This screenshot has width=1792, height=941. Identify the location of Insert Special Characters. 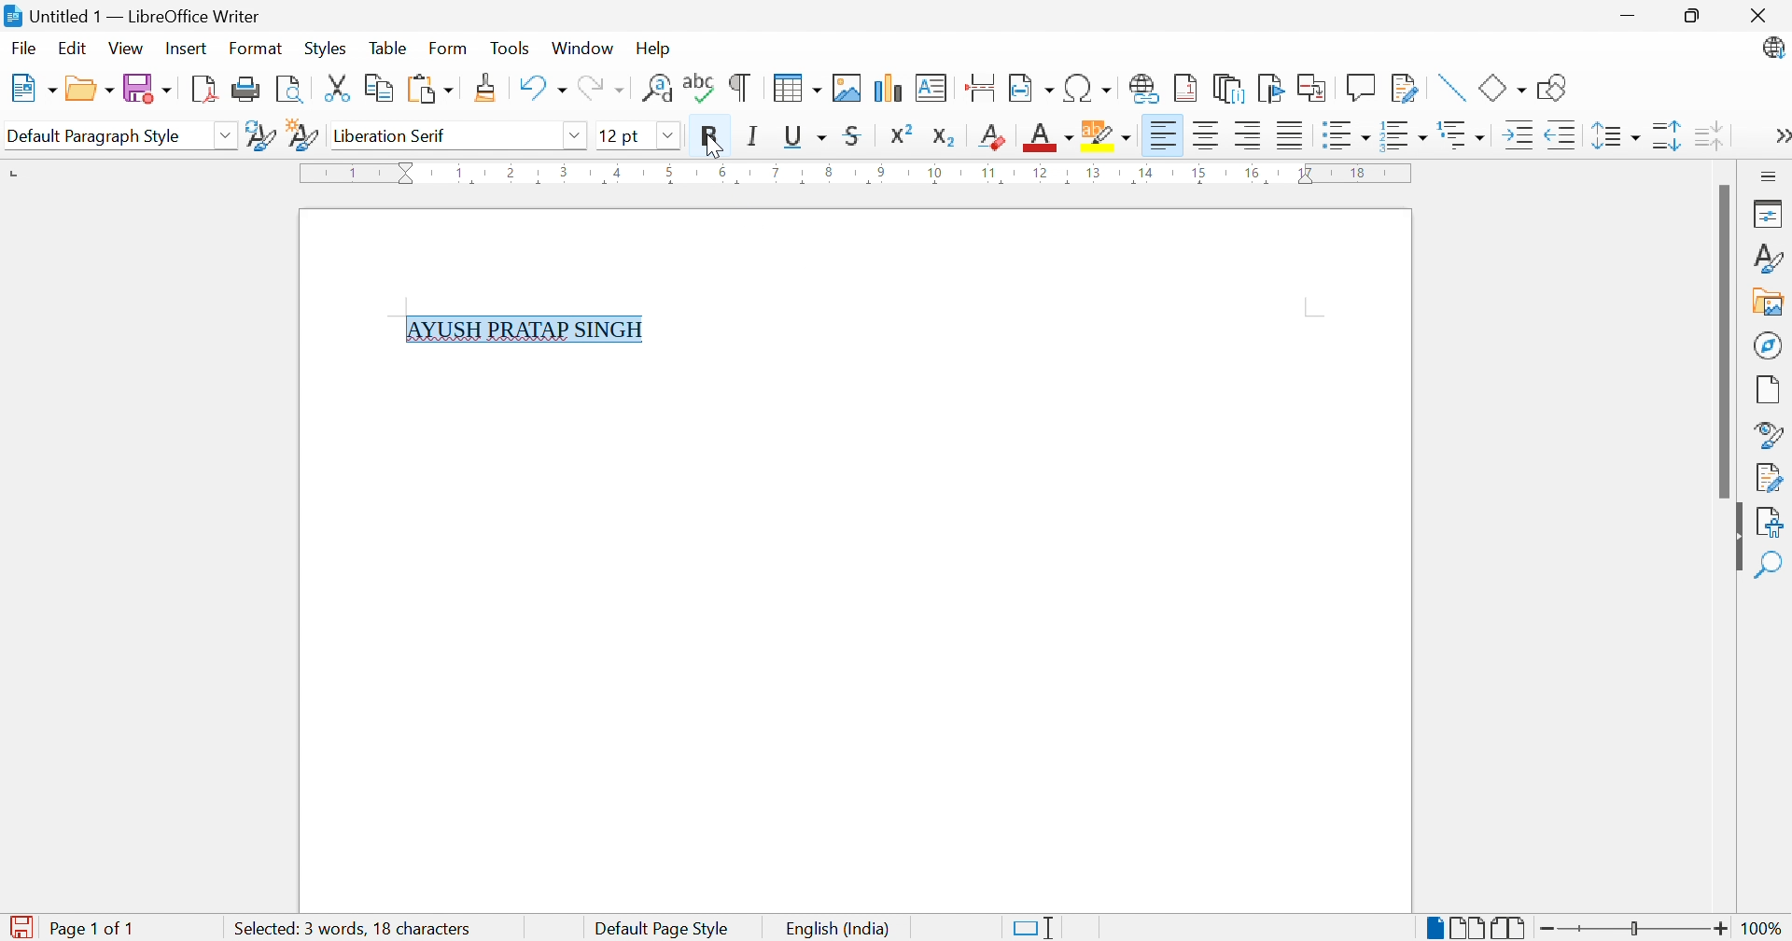
(1088, 88).